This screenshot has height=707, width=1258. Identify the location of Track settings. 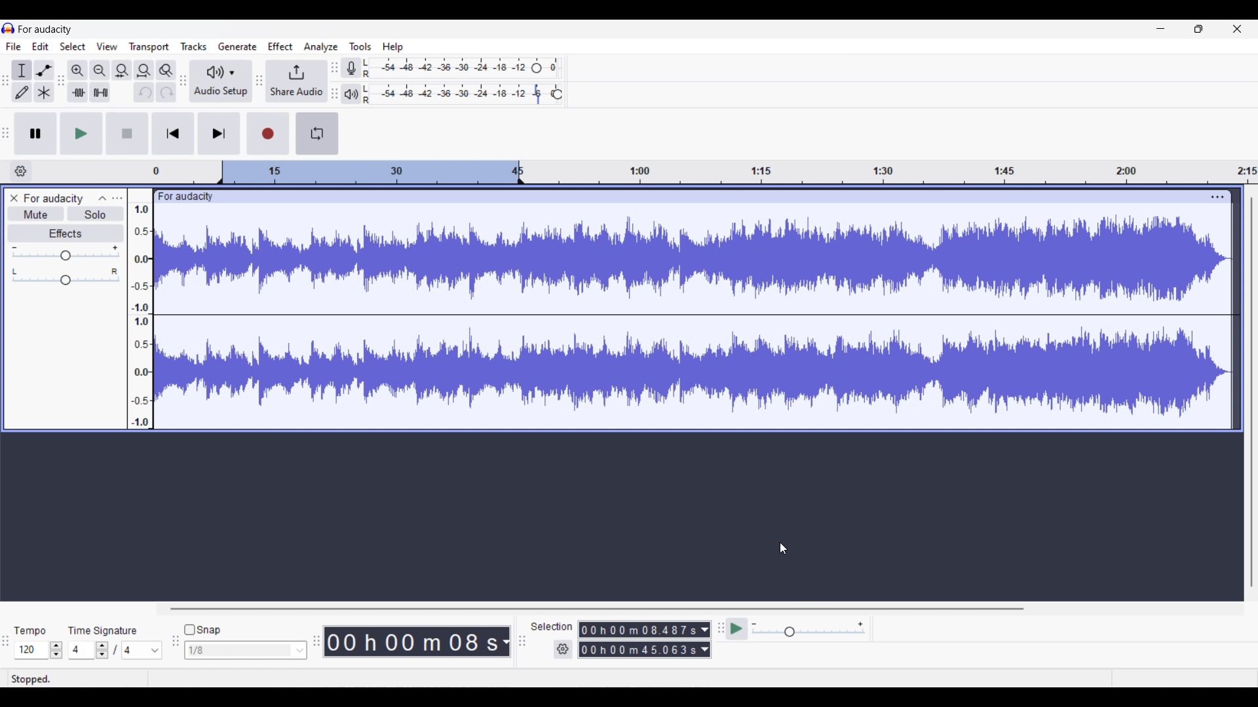
(1217, 196).